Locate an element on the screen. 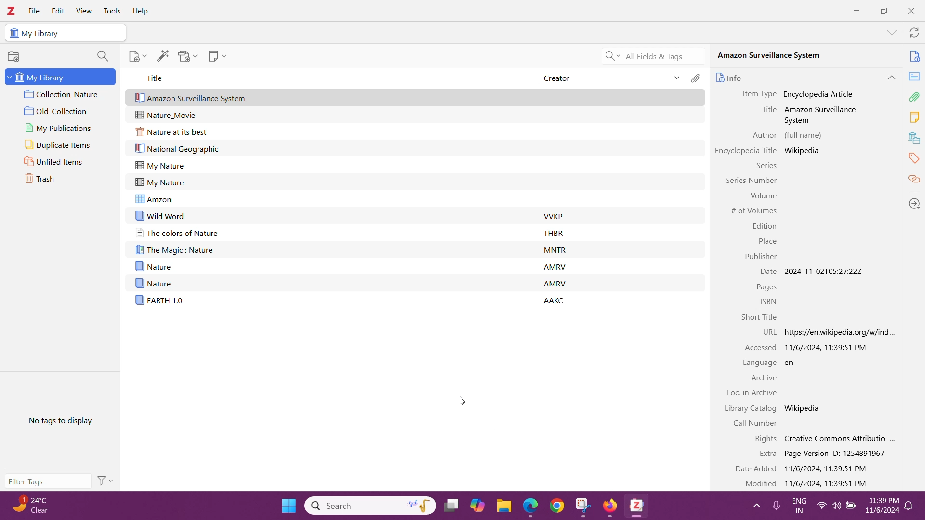  Filter Tags is located at coordinates (47, 480).